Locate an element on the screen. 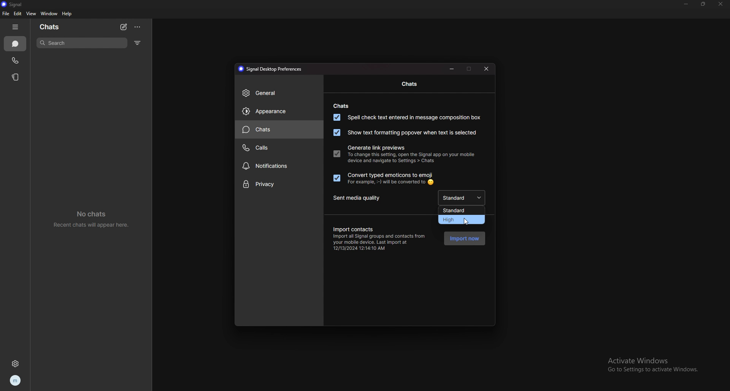 The height and width of the screenshot is (391, 730). appearance is located at coordinates (279, 111).